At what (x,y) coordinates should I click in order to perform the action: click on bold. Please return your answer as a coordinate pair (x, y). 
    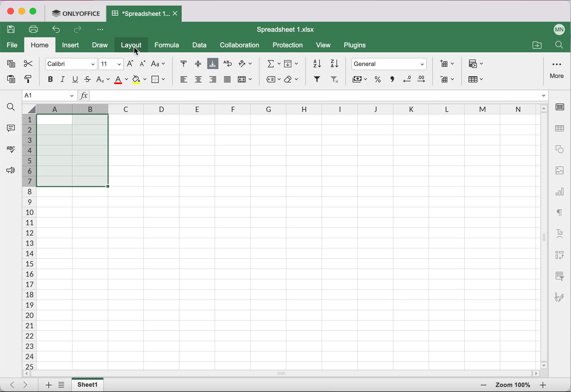
    Looking at the image, I should click on (47, 79).